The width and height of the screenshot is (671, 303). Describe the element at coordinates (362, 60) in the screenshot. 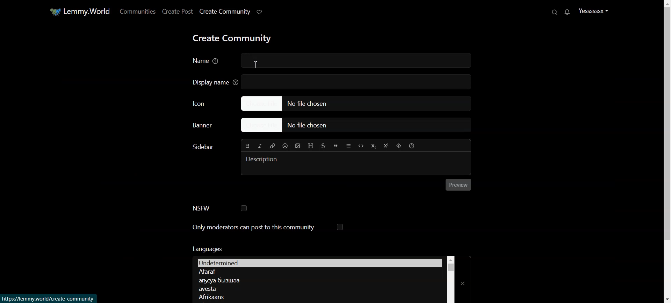

I see `write name` at that location.